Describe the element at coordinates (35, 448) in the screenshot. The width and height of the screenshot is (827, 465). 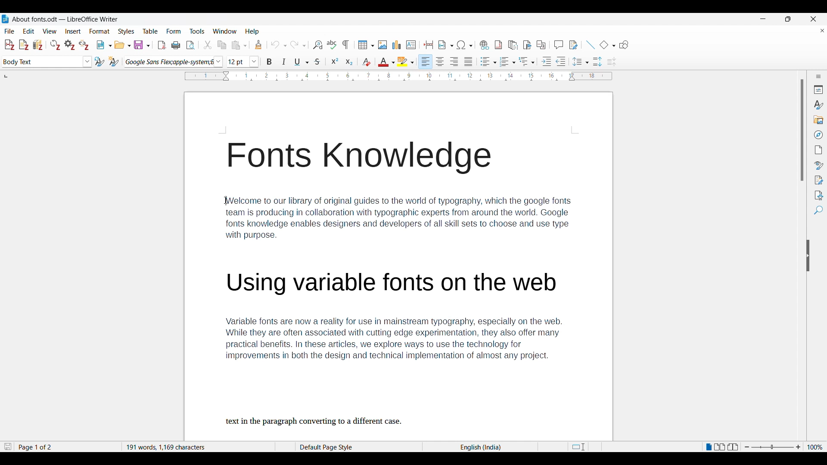
I see `Page 1 of 2` at that location.